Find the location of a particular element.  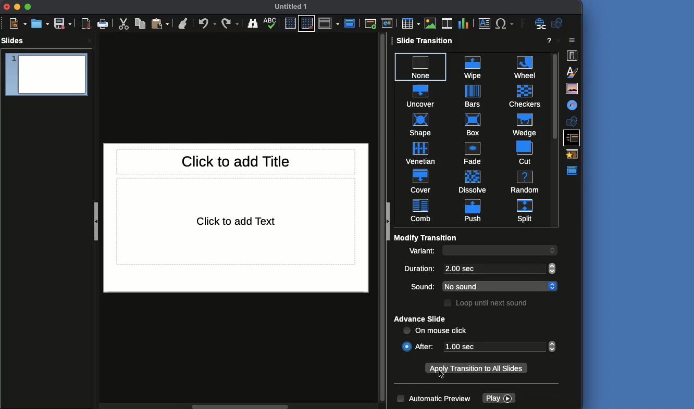

dissolve is located at coordinates (472, 180).